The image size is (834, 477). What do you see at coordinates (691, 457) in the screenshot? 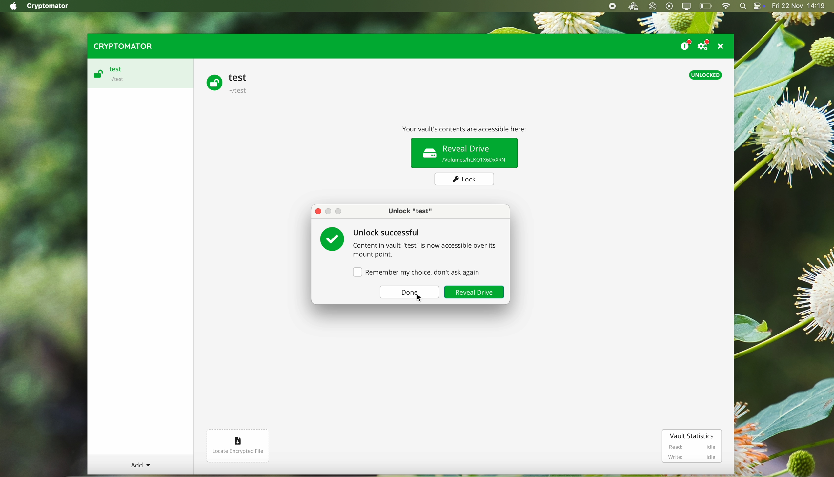
I see `Write: idle` at bounding box center [691, 457].